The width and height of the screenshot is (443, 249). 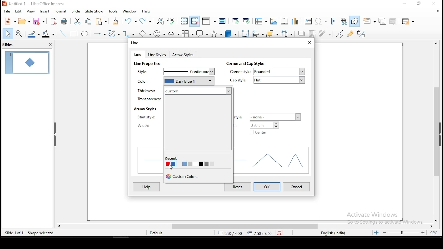 What do you see at coordinates (63, 34) in the screenshot?
I see `line` at bounding box center [63, 34].